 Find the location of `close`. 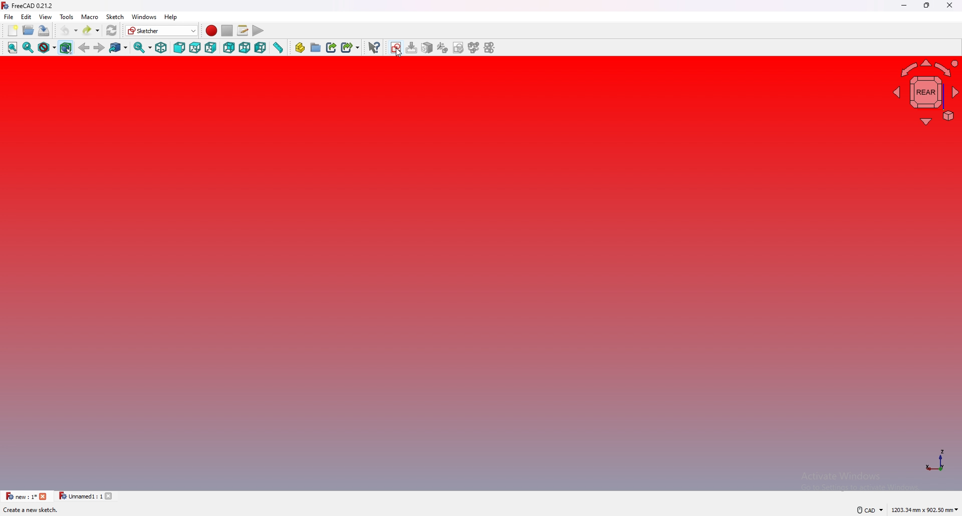

close is located at coordinates (44, 496).